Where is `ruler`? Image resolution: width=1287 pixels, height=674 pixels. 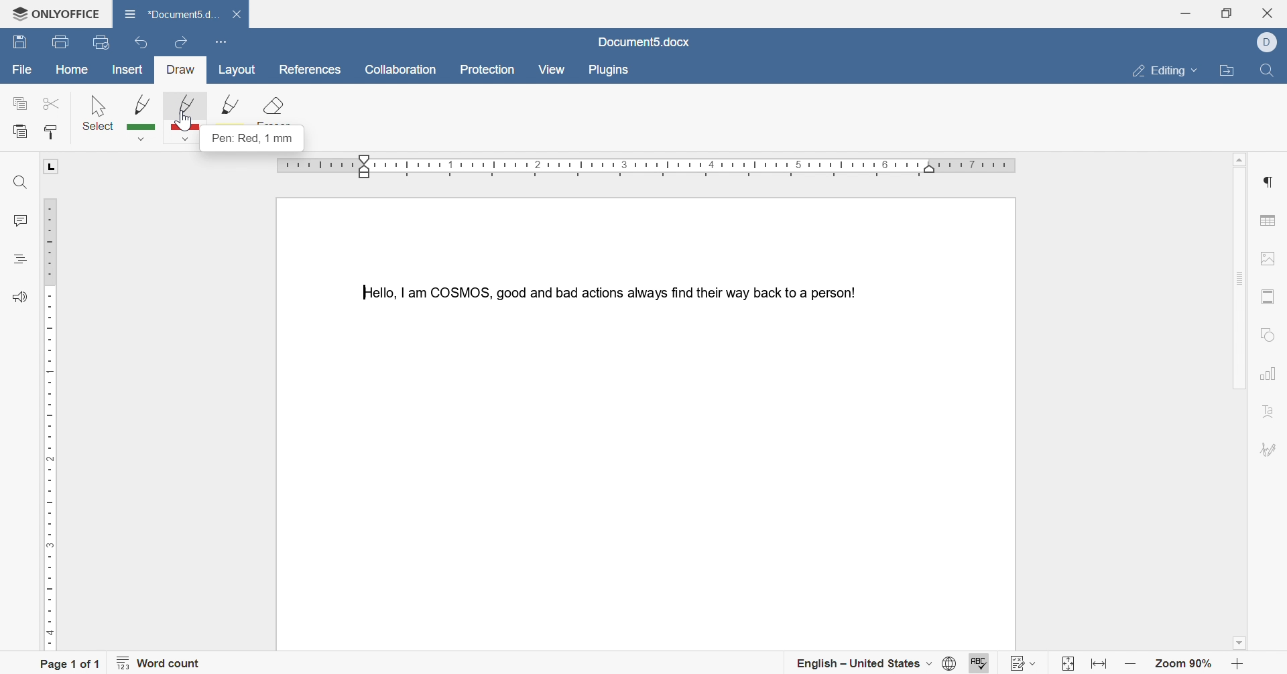 ruler is located at coordinates (48, 421).